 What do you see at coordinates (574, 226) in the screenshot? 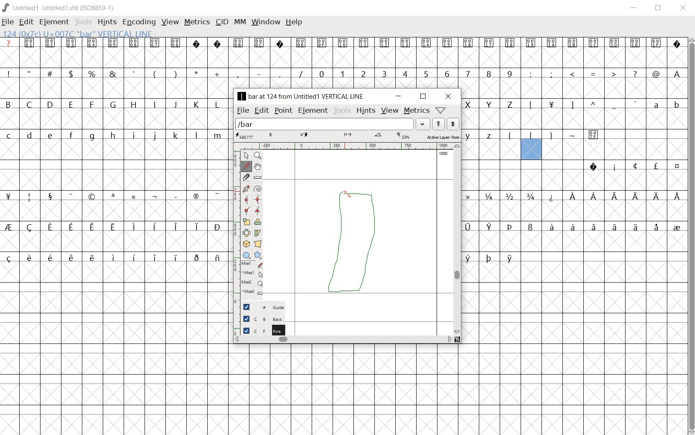
I see `special letters` at bounding box center [574, 226].